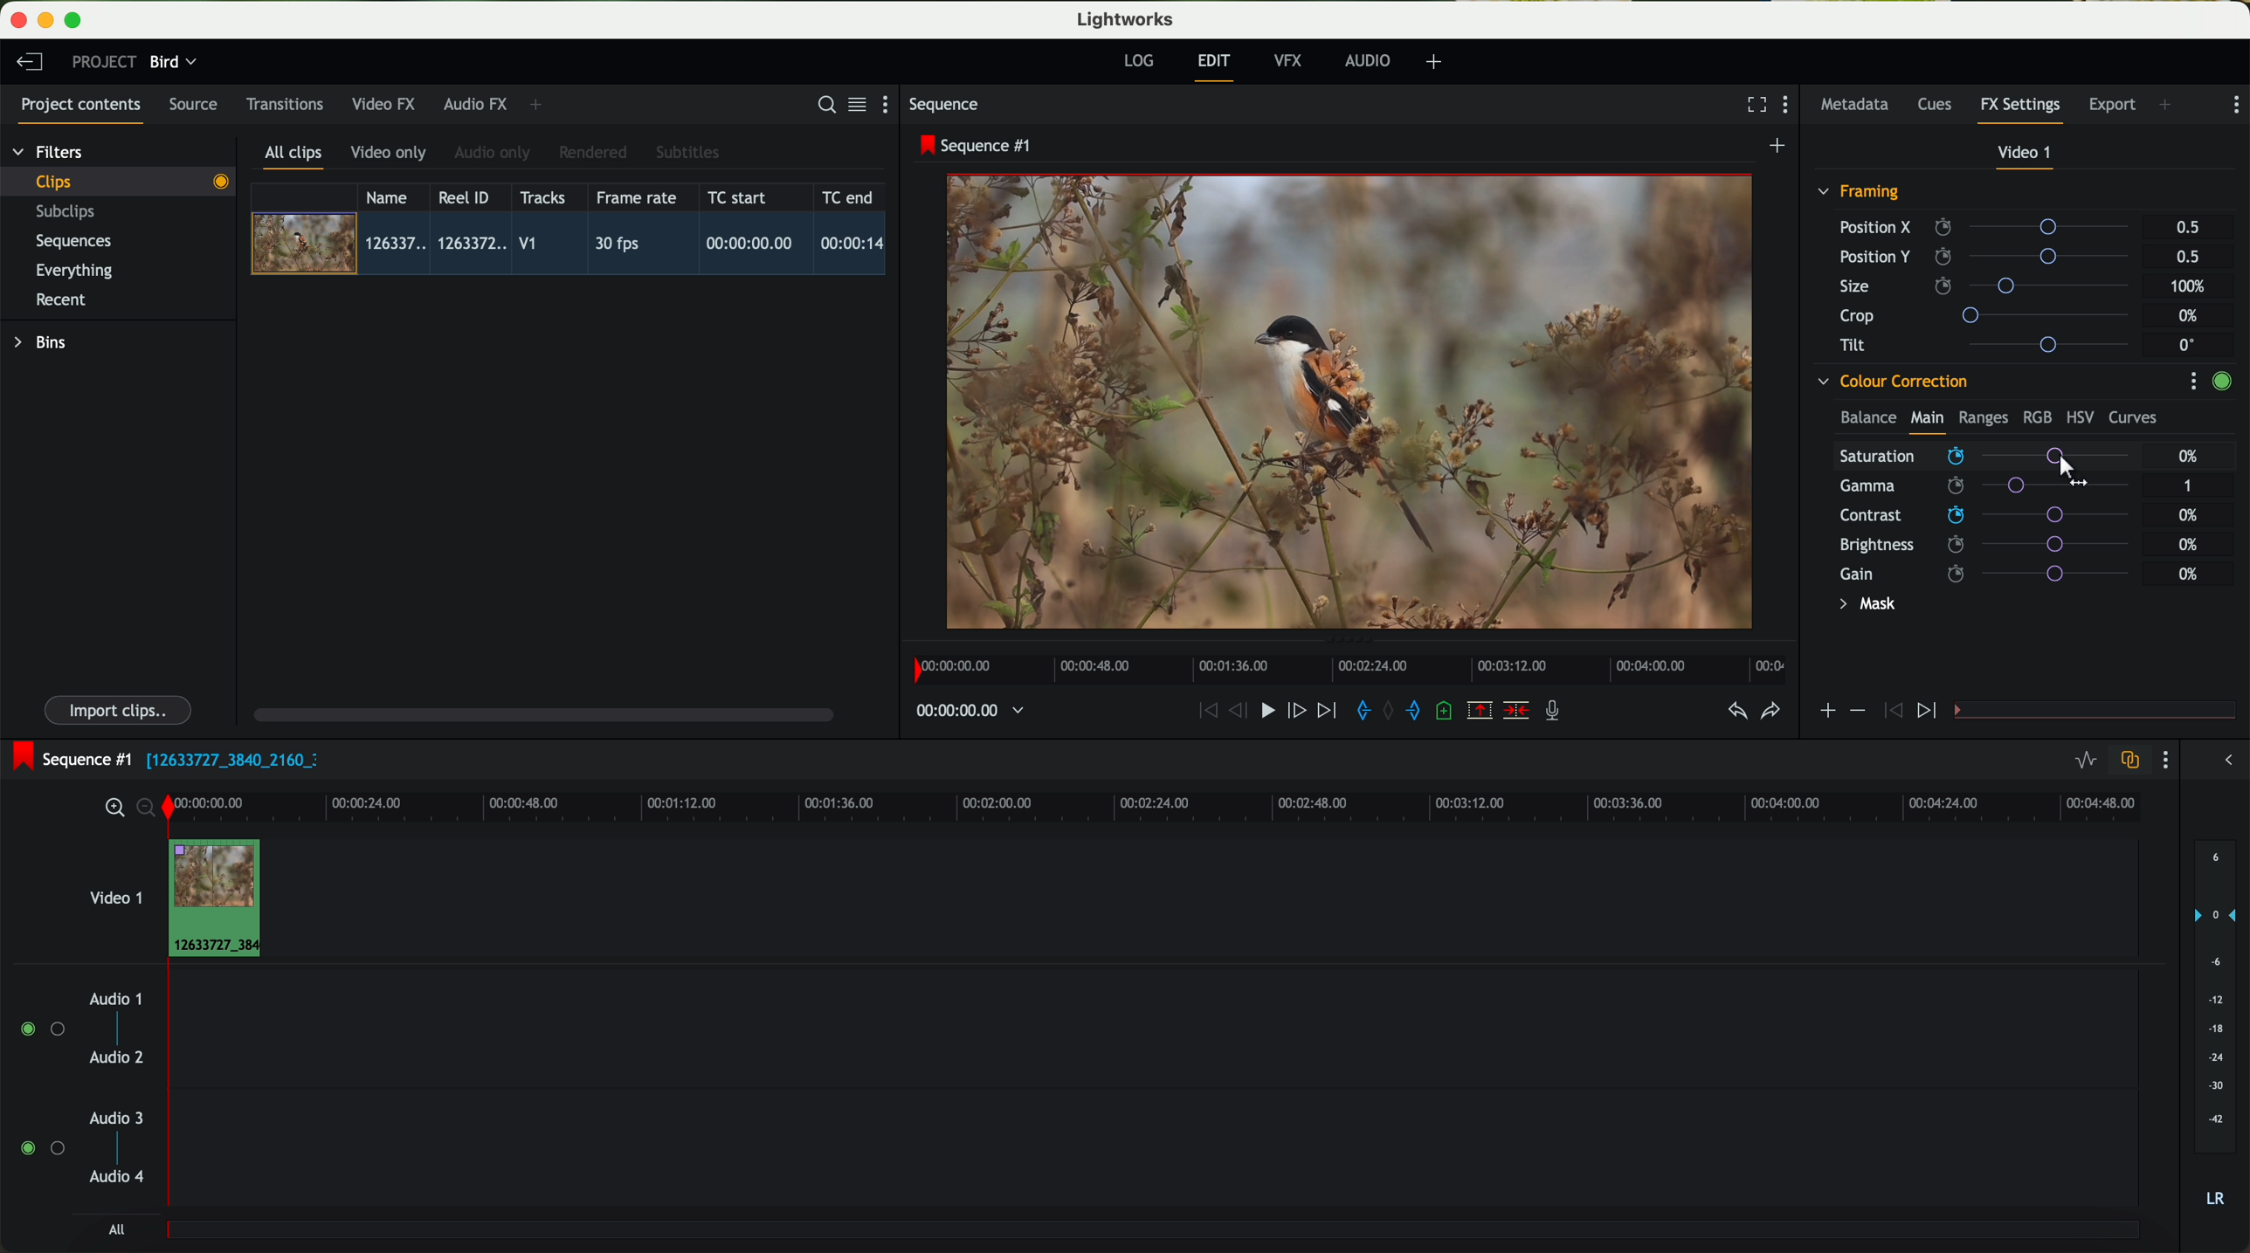  I want to click on filters, so click(50, 151).